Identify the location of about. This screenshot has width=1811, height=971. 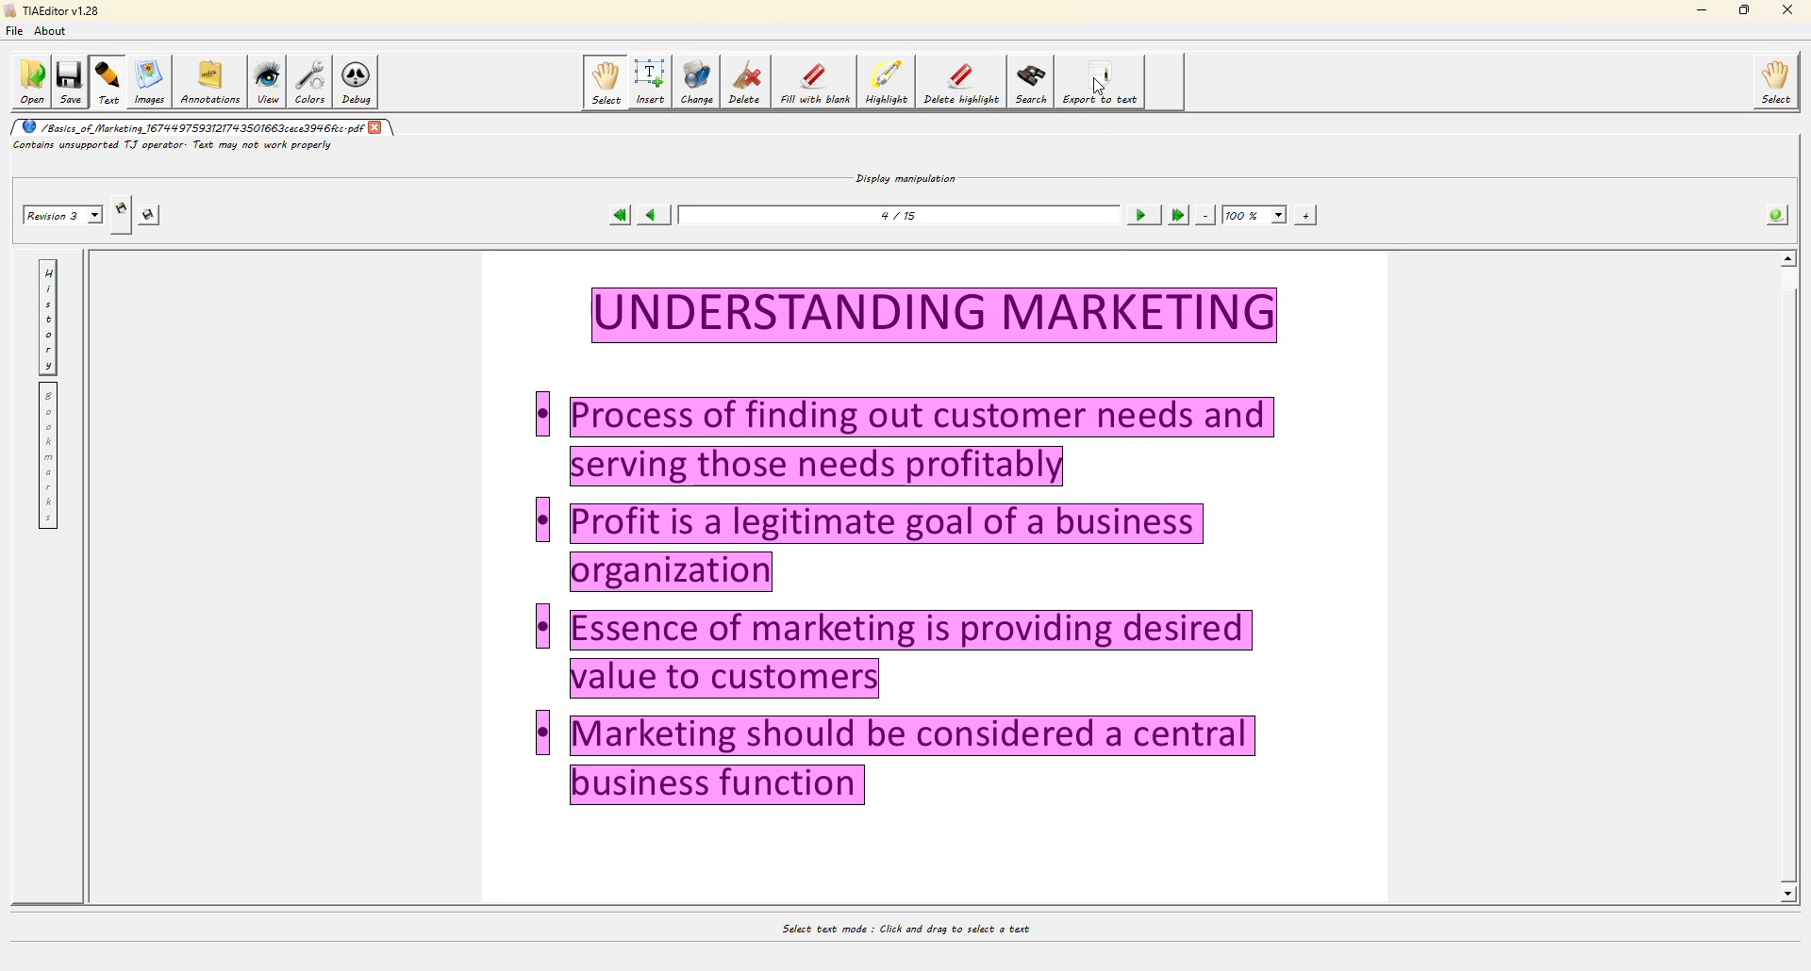
(51, 30).